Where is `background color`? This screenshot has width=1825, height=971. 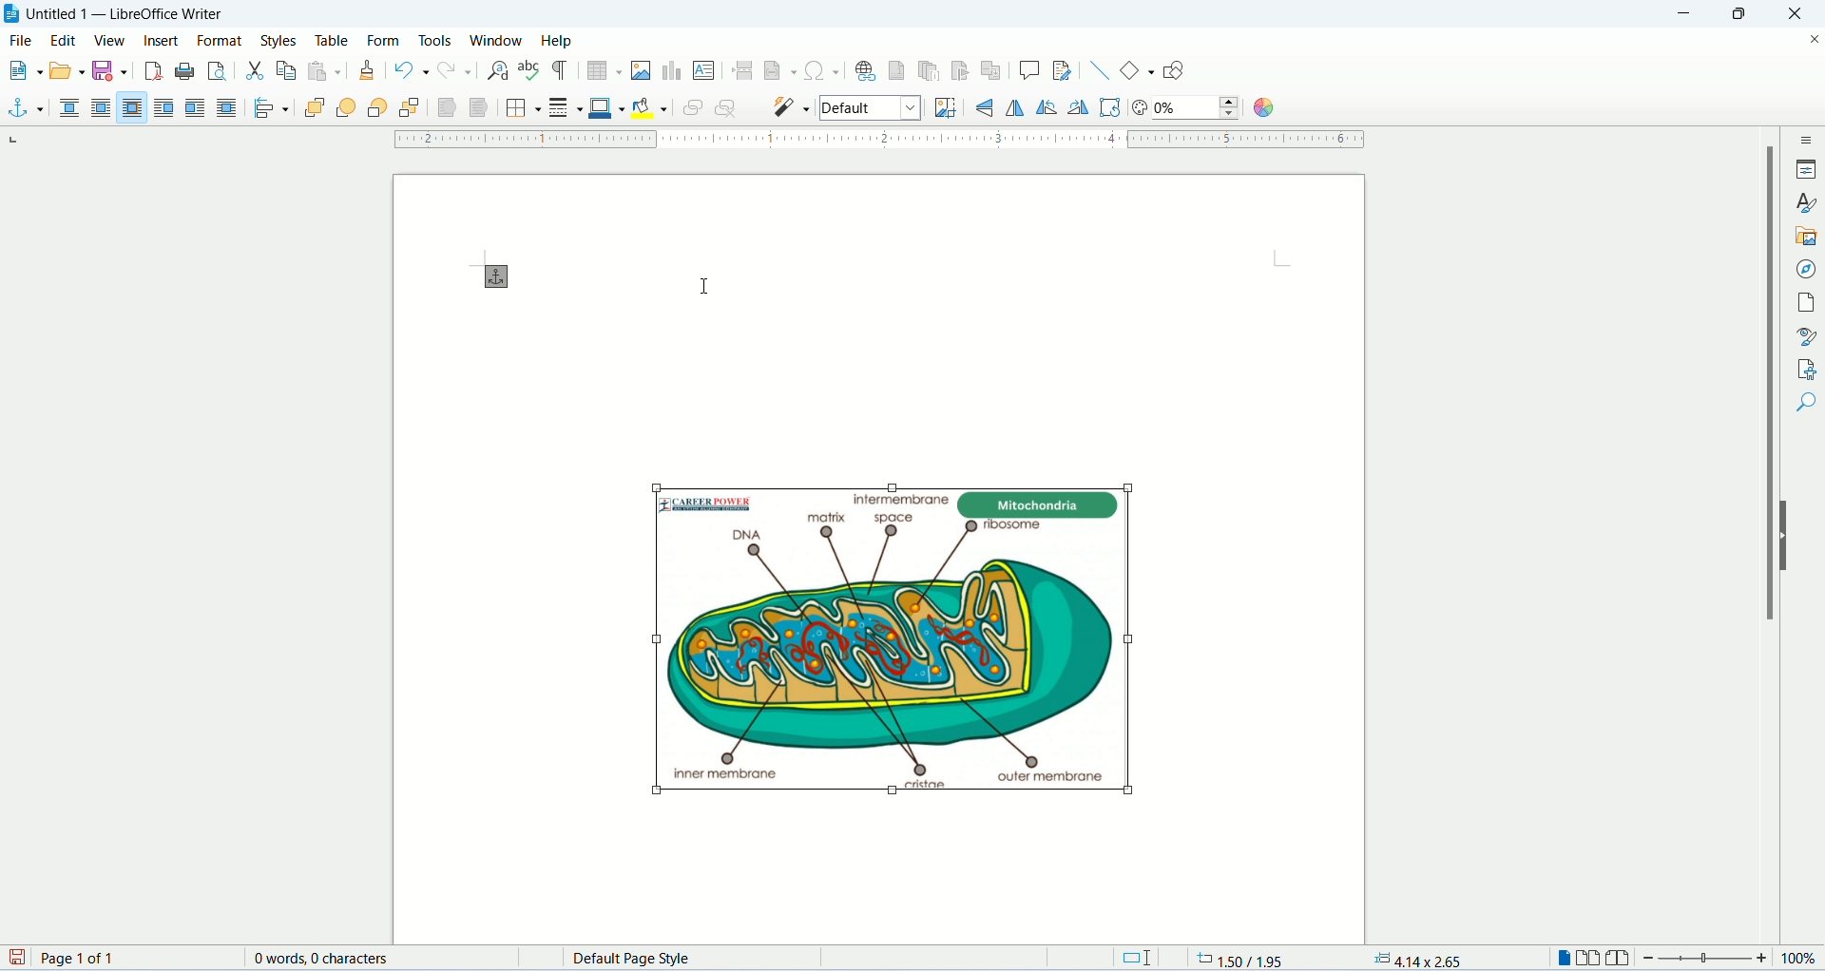 background color is located at coordinates (649, 108).